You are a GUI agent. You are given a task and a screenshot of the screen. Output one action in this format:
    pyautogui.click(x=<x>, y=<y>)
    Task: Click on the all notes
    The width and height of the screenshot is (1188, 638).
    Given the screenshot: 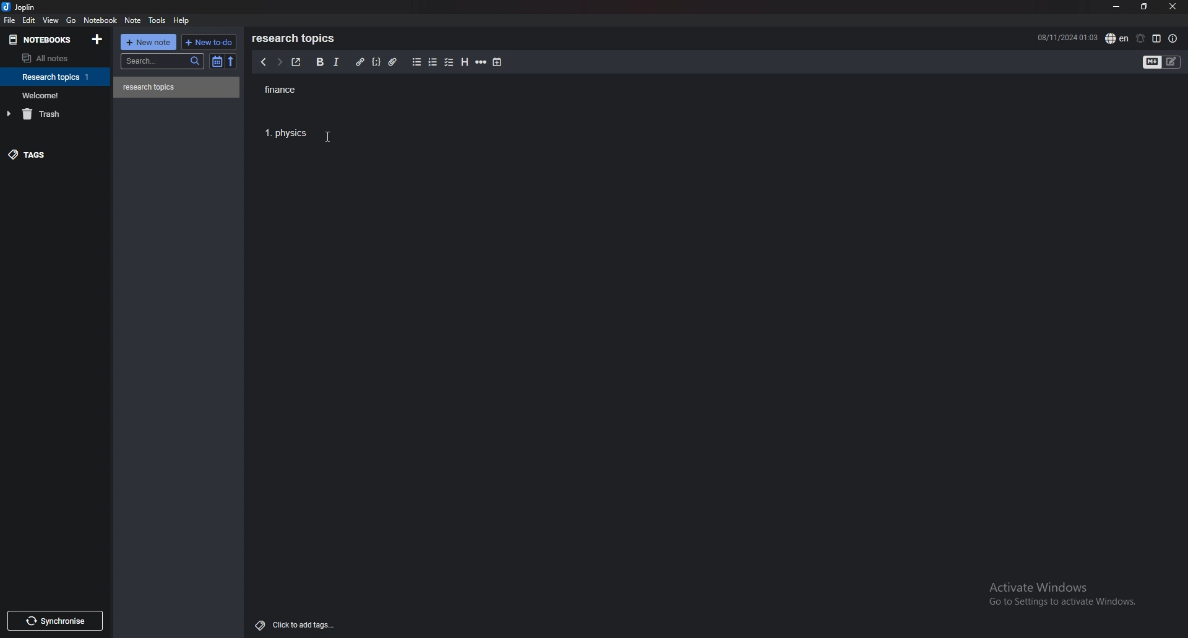 What is the action you would take?
    pyautogui.click(x=51, y=59)
    